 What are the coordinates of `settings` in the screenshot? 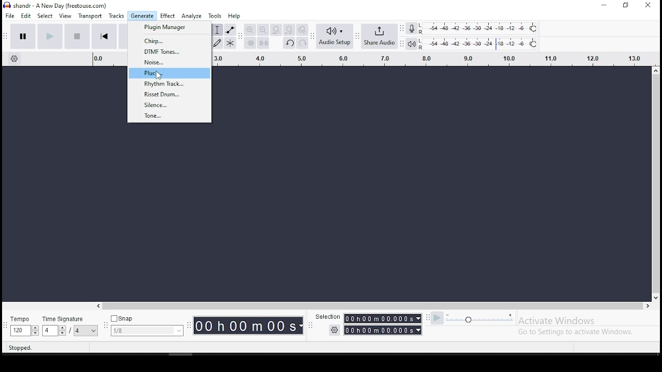 It's located at (335, 330).